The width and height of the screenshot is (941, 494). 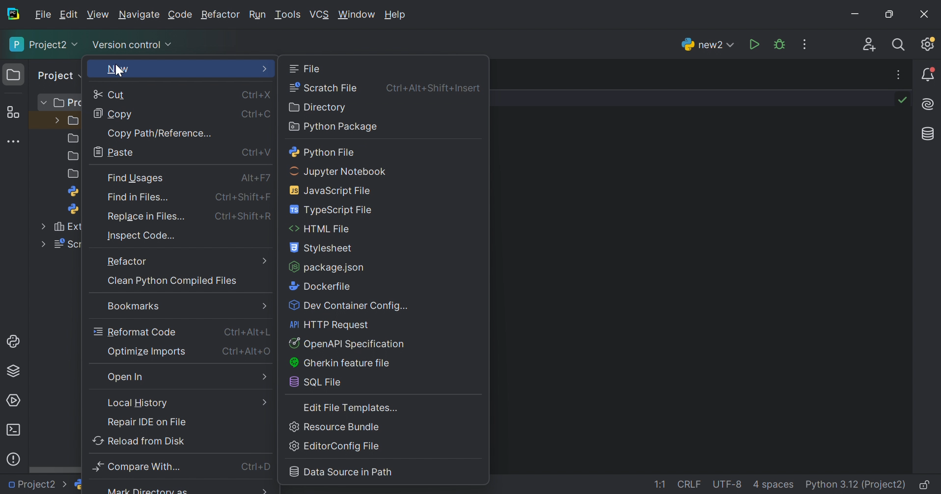 I want to click on 4 spaces, so click(x=774, y=486).